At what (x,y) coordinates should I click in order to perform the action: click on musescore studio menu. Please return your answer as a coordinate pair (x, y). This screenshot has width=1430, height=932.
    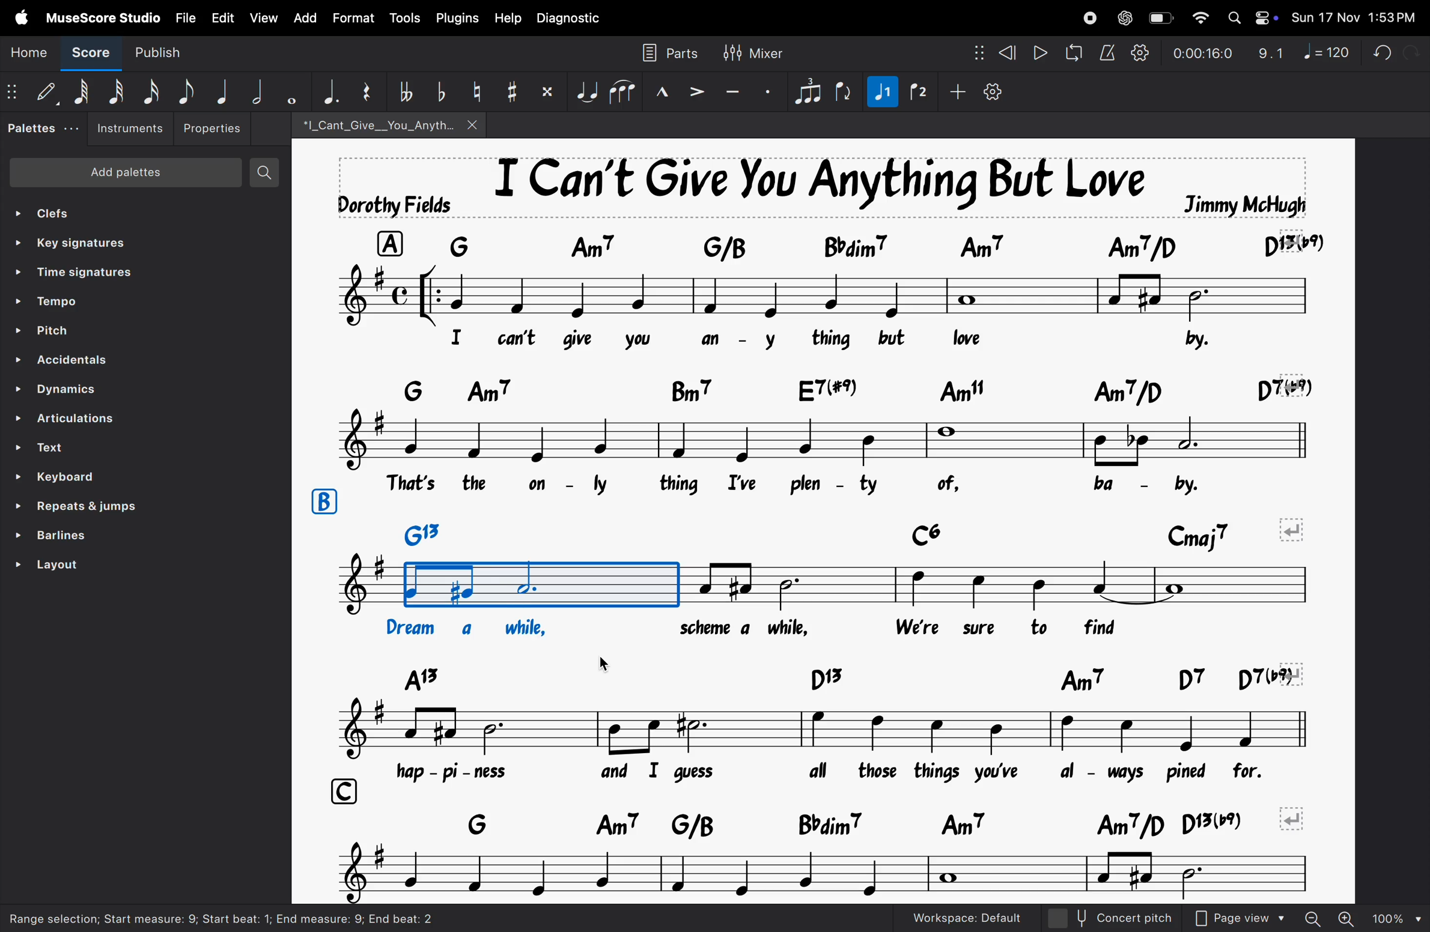
    Looking at the image, I should click on (103, 19).